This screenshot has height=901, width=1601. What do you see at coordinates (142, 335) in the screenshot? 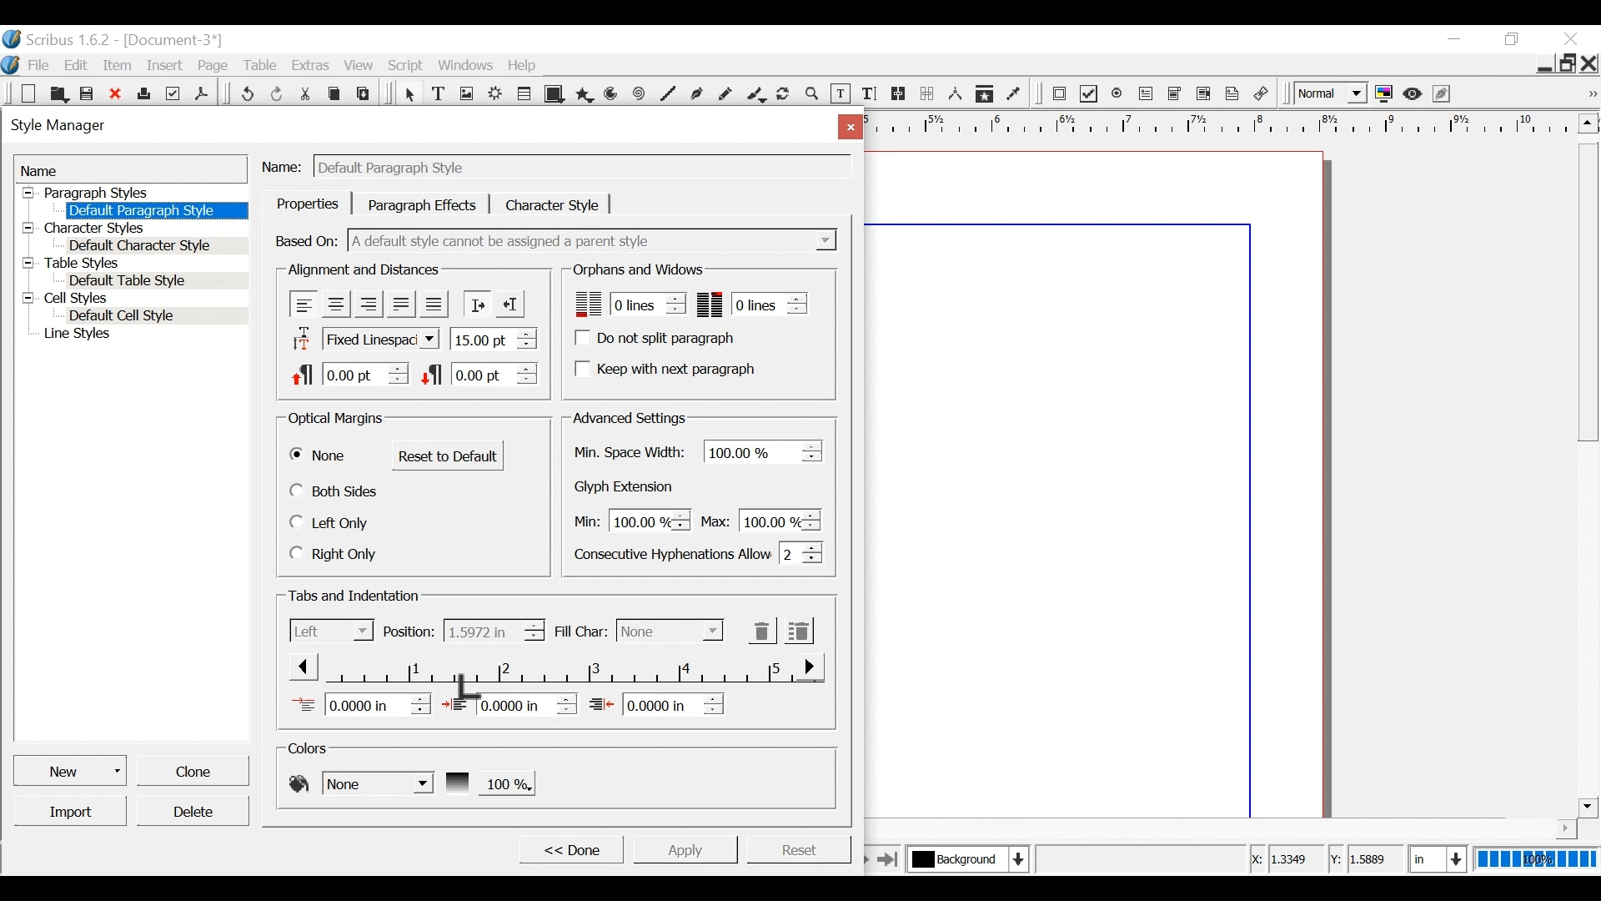
I see `line Styles` at bounding box center [142, 335].